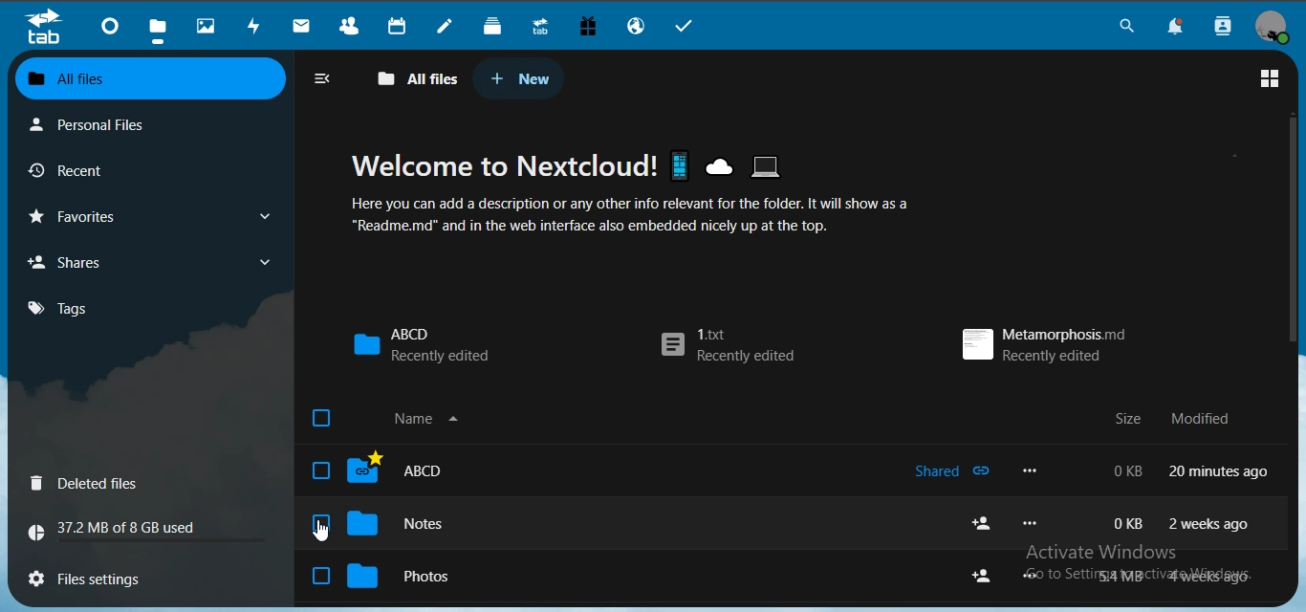 The image size is (1306, 612). What do you see at coordinates (541, 25) in the screenshot?
I see `upgrade` at bounding box center [541, 25].